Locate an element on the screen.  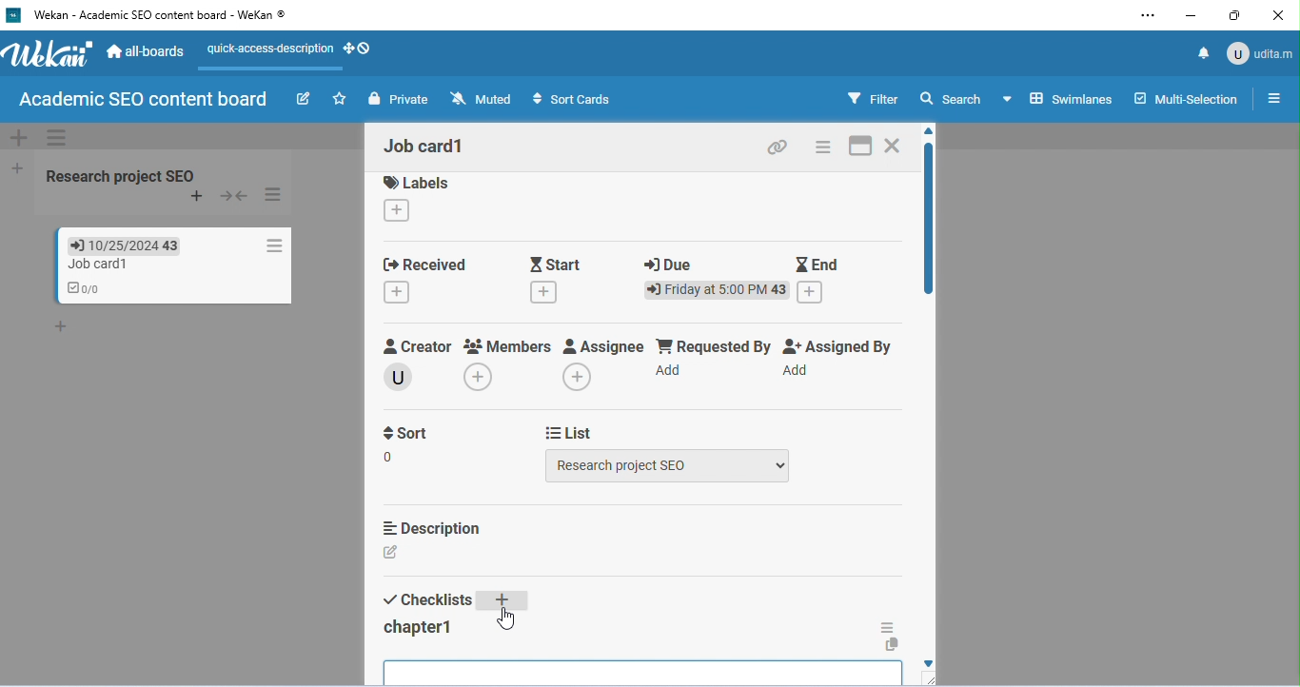
sort is located at coordinates (408, 442).